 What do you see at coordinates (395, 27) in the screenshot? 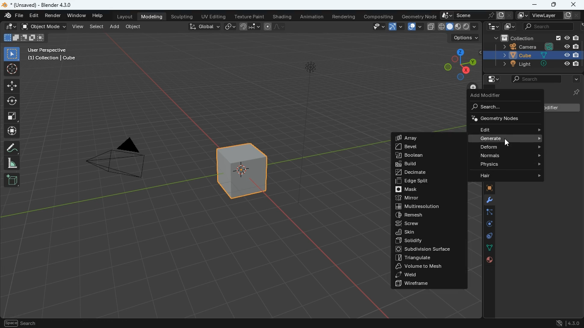
I see `arrow` at bounding box center [395, 27].